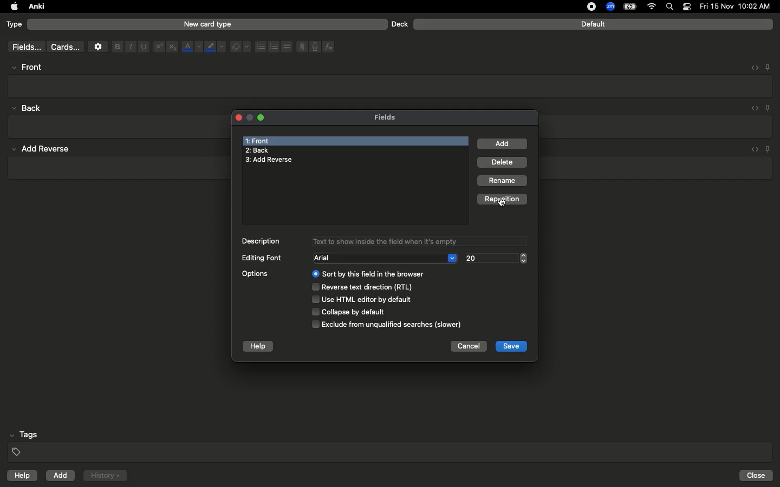 This screenshot has height=487, width=780. What do you see at coordinates (391, 85) in the screenshot?
I see `Textbox` at bounding box center [391, 85].